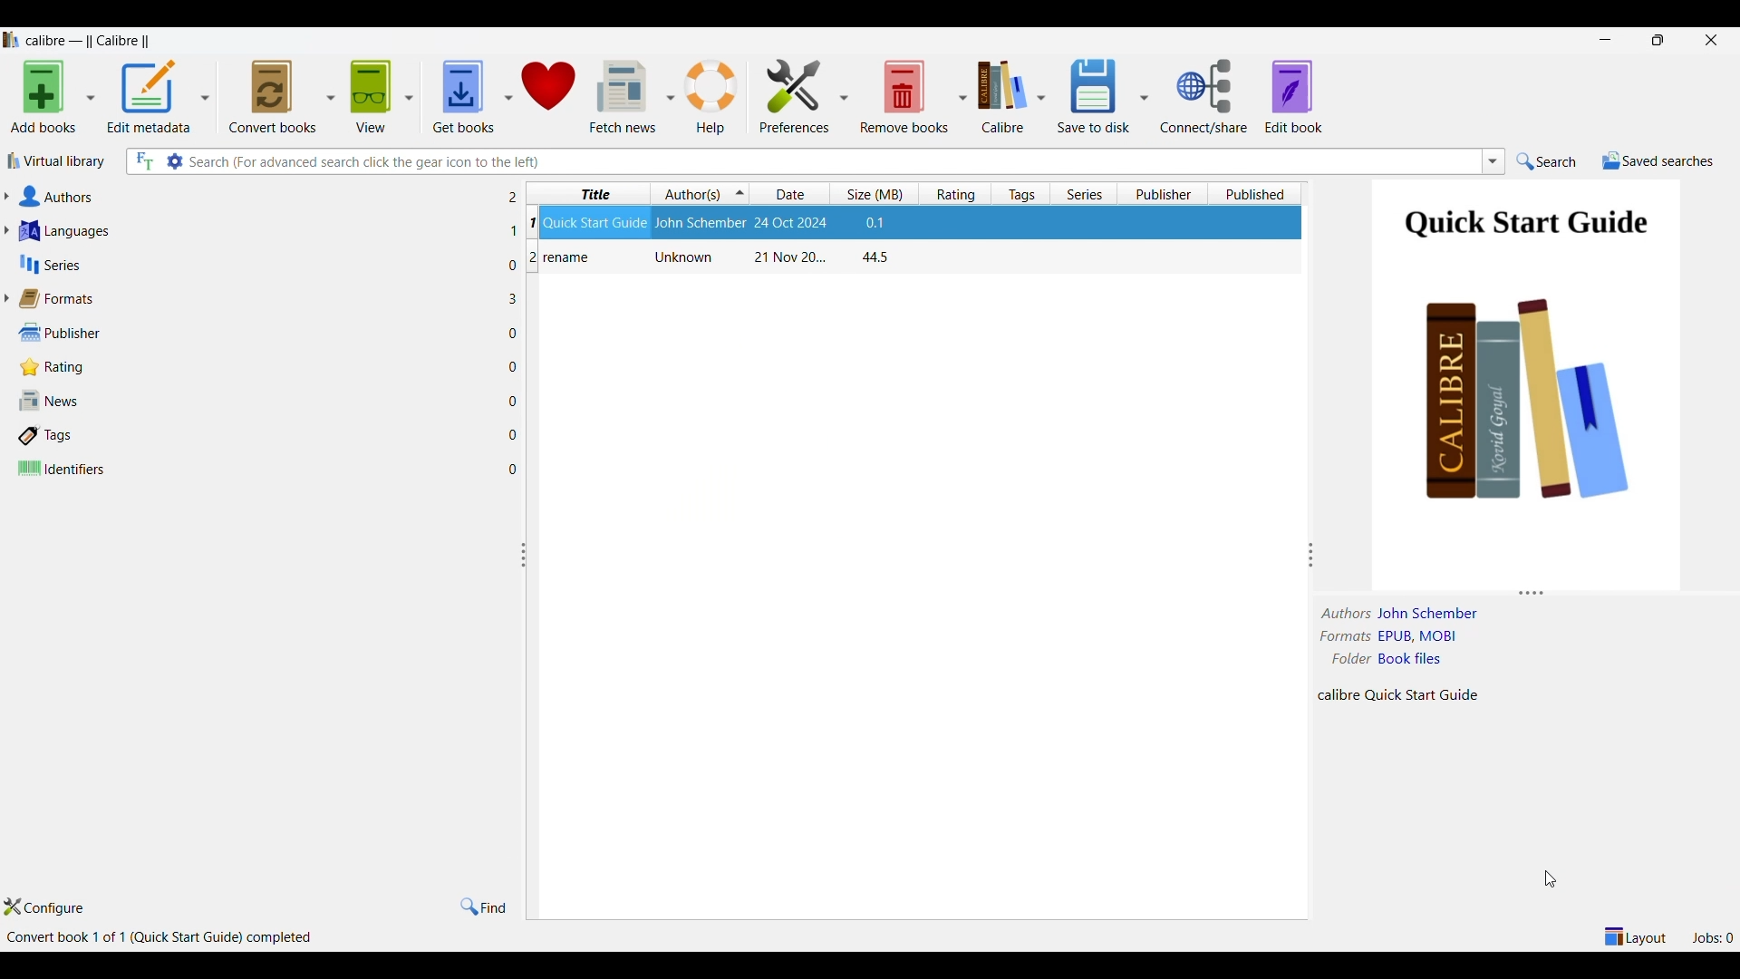 Image resolution: width=1740 pixels, height=979 pixels. Describe the element at coordinates (257, 333) in the screenshot. I see `Publisher` at that location.